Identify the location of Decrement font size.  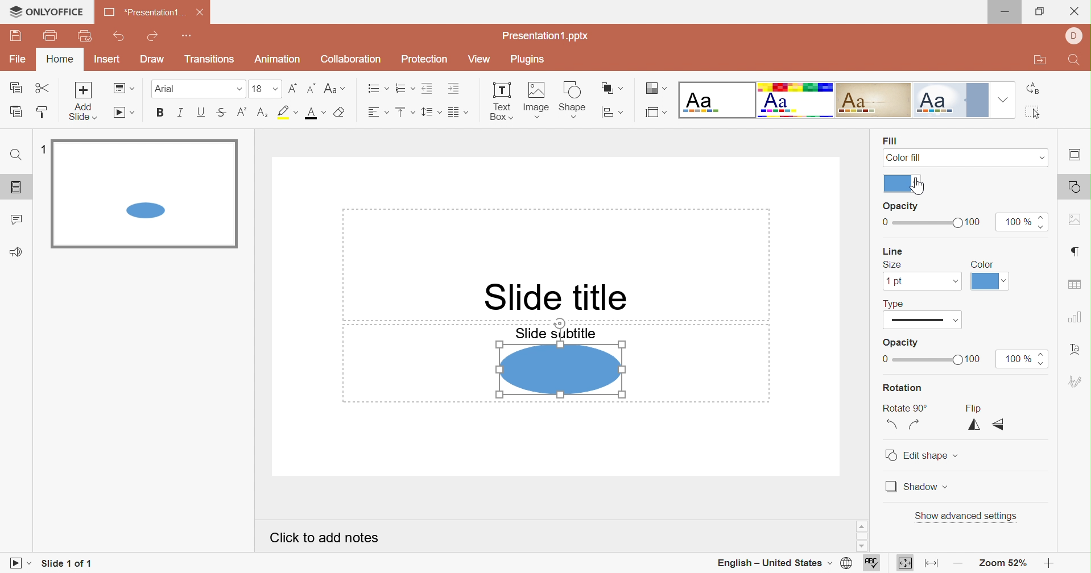
(309, 89).